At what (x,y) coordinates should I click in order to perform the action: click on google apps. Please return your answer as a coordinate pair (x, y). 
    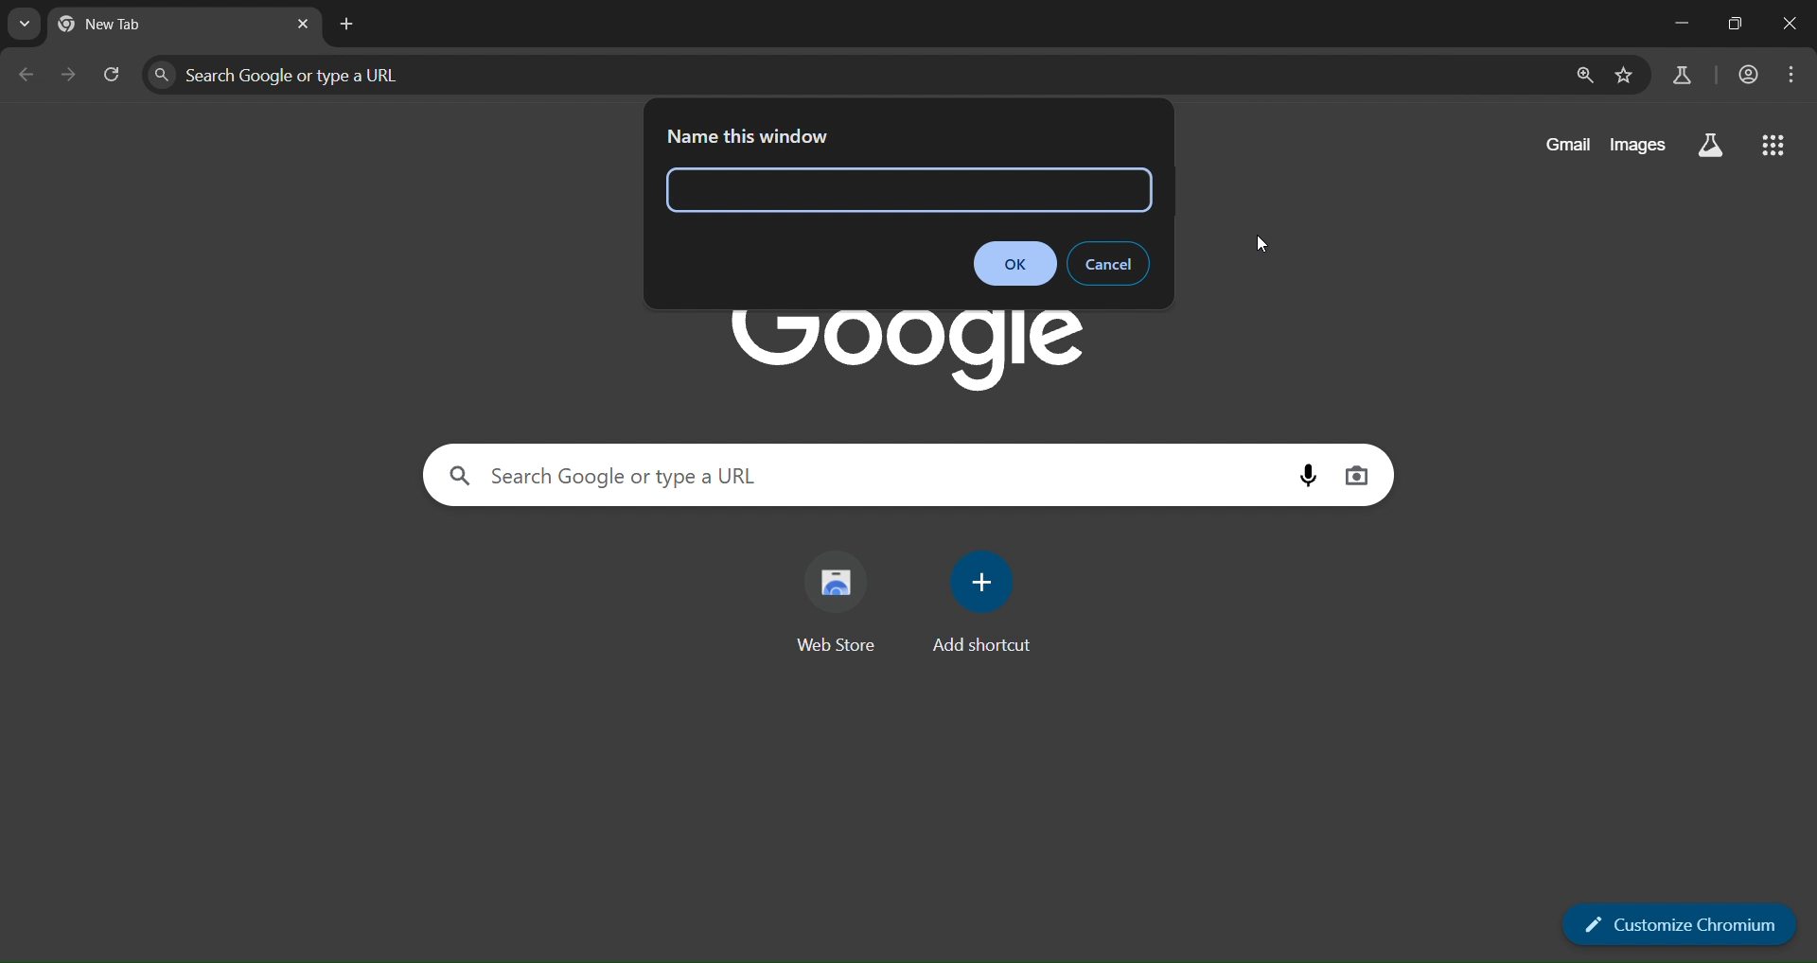
    Looking at the image, I should click on (1779, 146).